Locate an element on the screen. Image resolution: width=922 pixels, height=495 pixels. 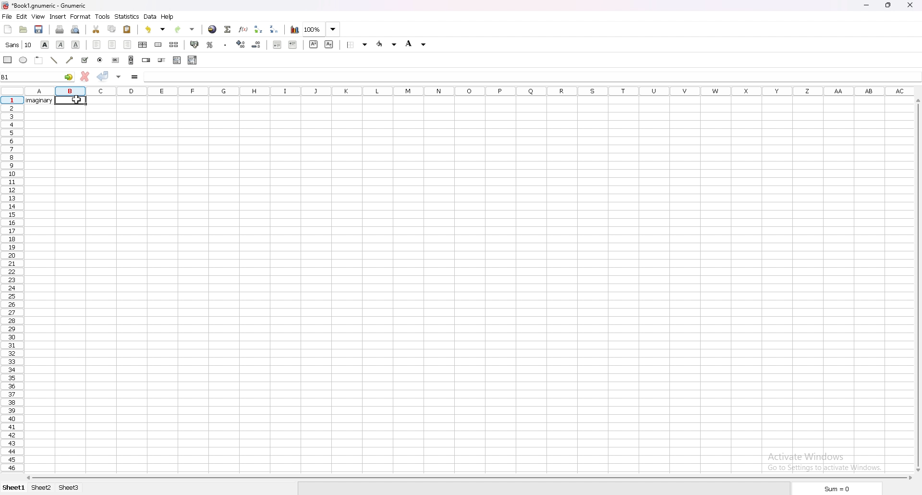
print preview is located at coordinates (75, 29).